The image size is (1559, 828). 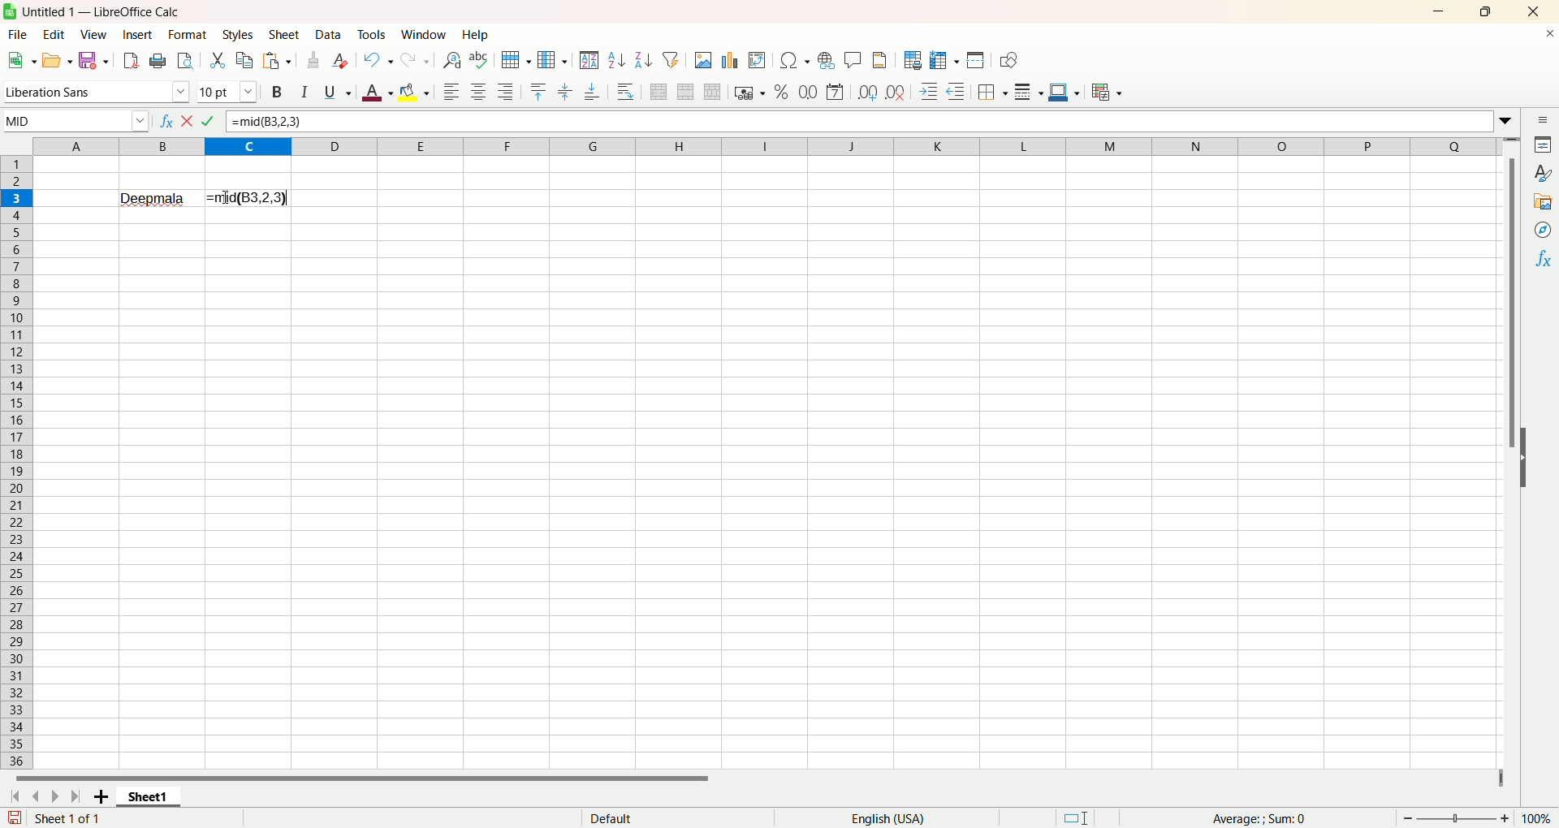 I want to click on Decrease indent, so click(x=957, y=91).